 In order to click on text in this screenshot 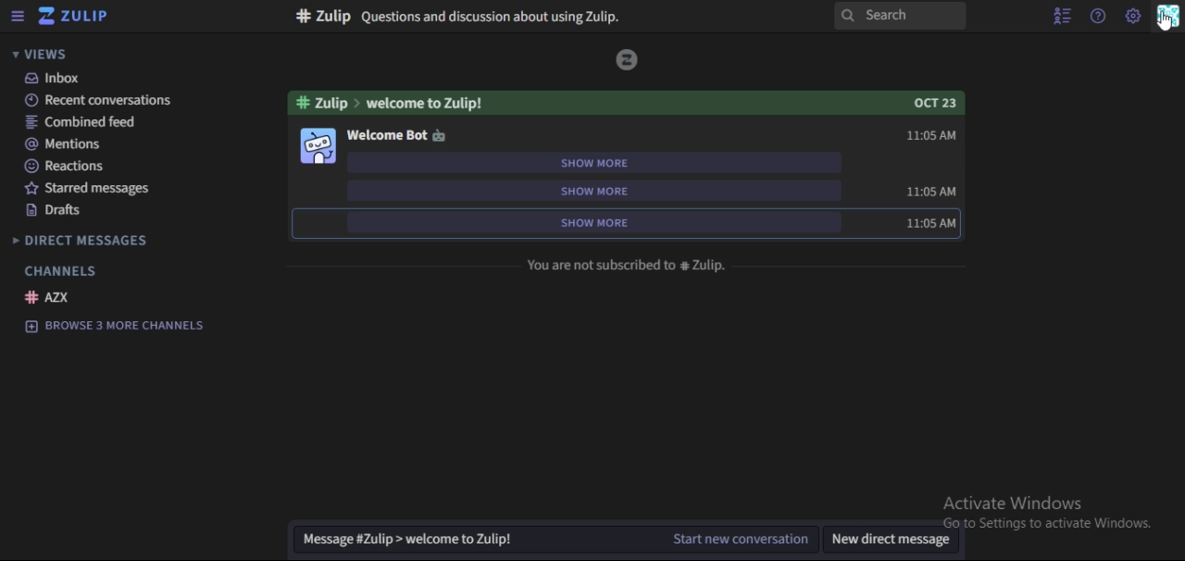, I will do `click(453, 18)`.